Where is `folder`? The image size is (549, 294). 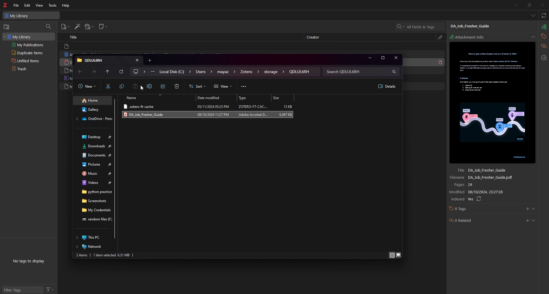
folder is located at coordinates (93, 119).